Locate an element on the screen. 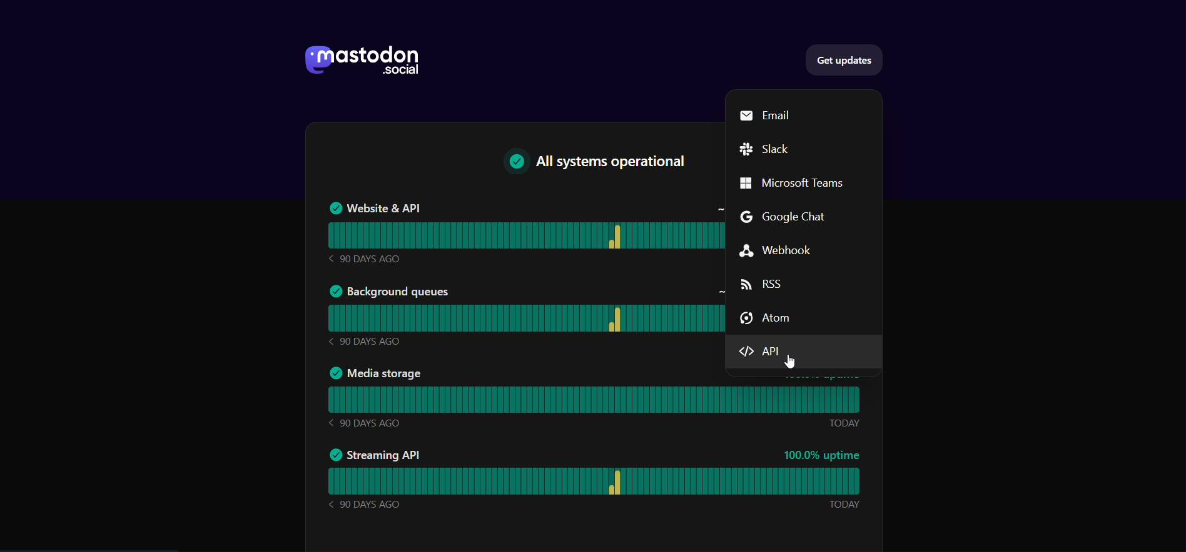  Email is located at coordinates (768, 116).